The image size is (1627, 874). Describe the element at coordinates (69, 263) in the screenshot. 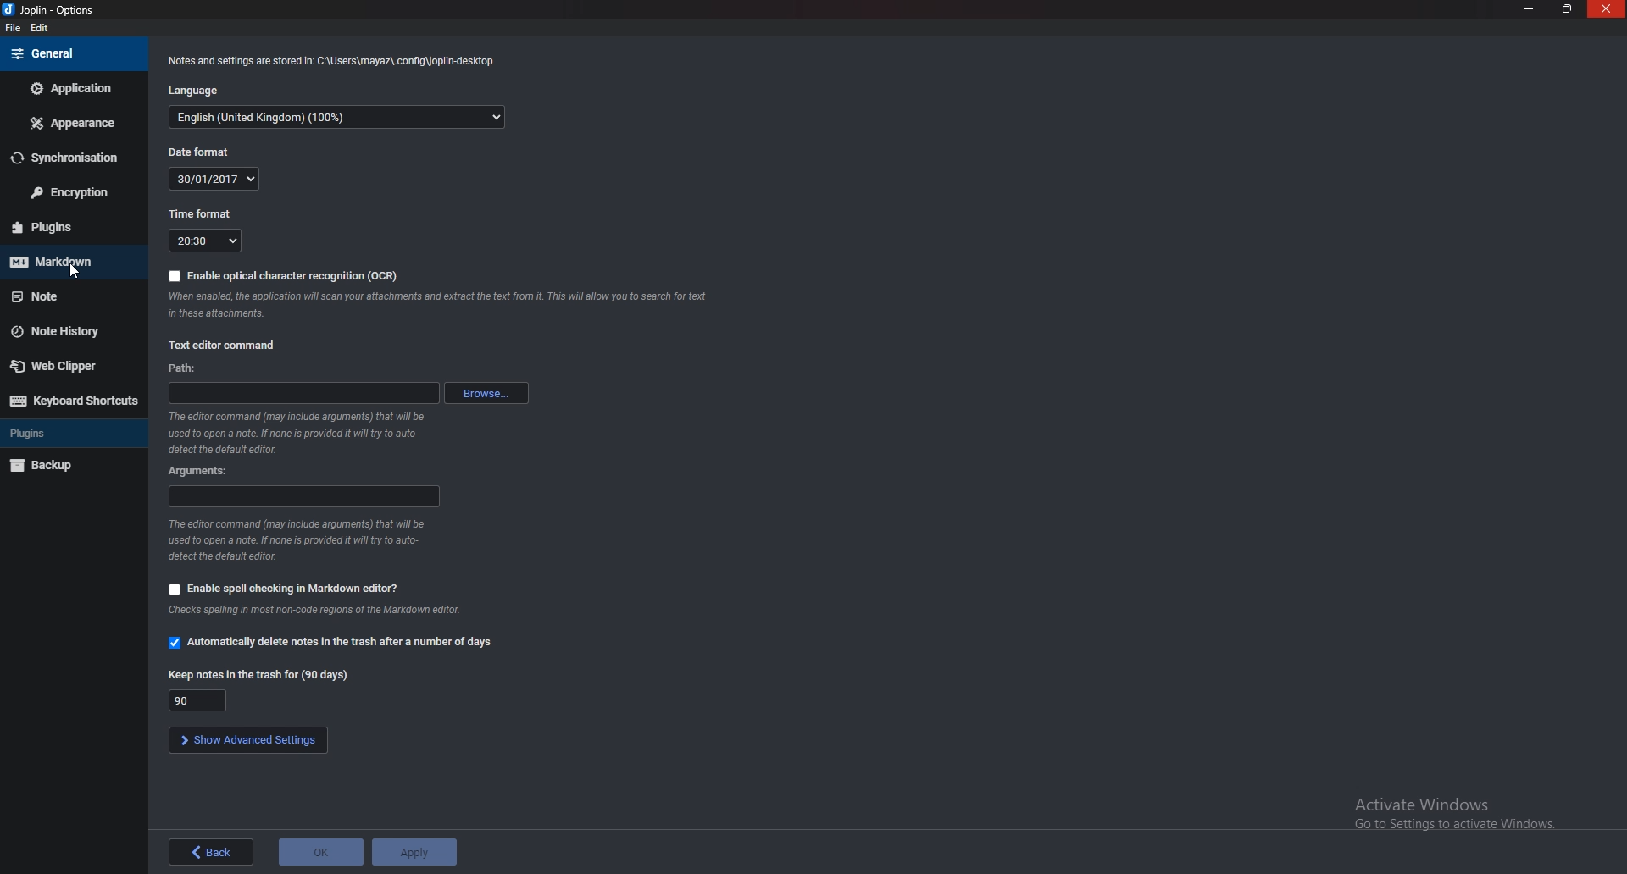

I see `Mark down` at that location.